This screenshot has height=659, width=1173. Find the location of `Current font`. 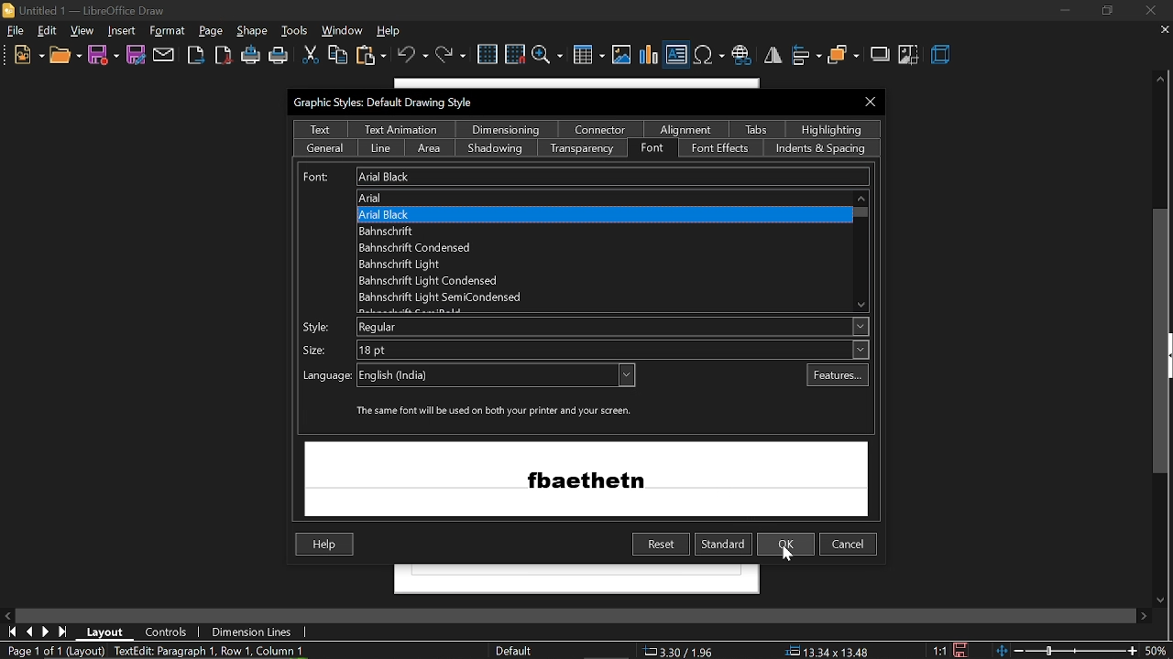

Current font is located at coordinates (581, 176).